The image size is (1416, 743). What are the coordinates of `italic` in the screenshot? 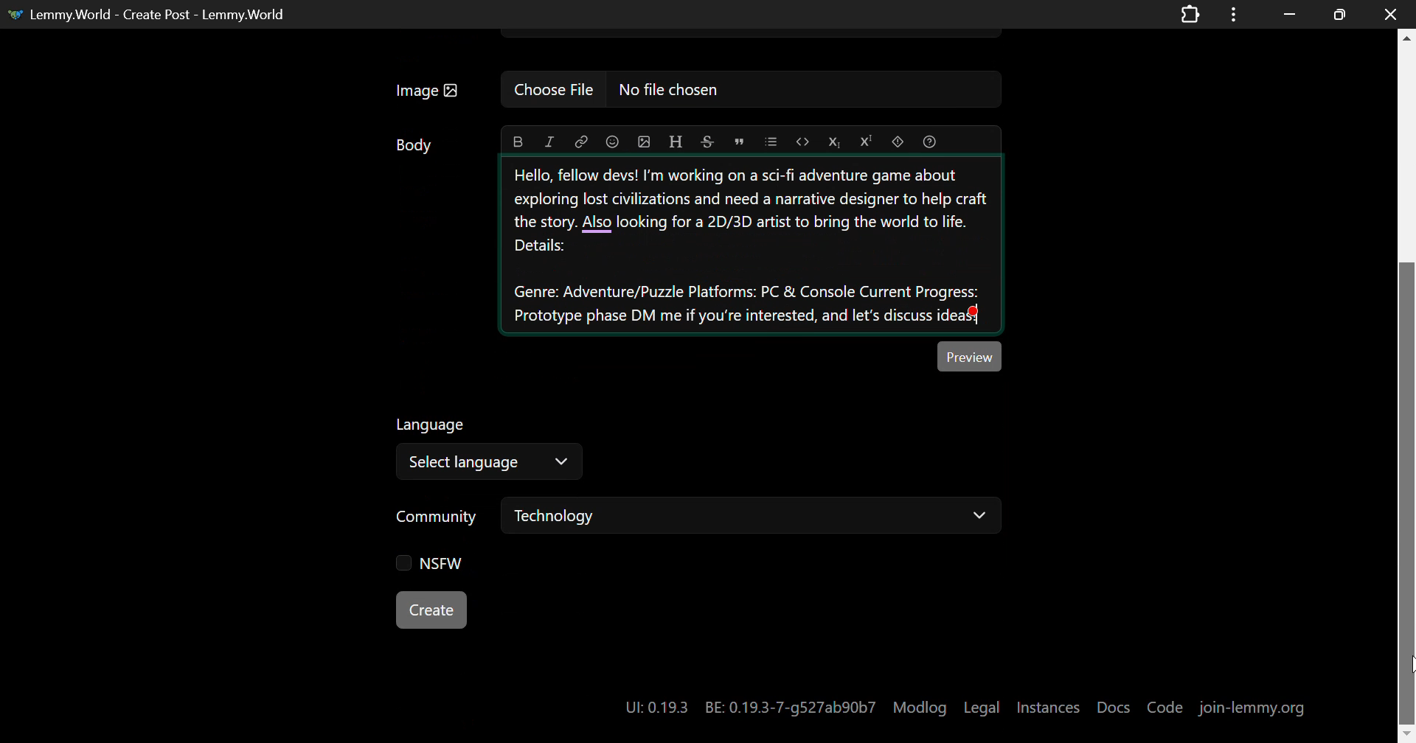 It's located at (552, 141).